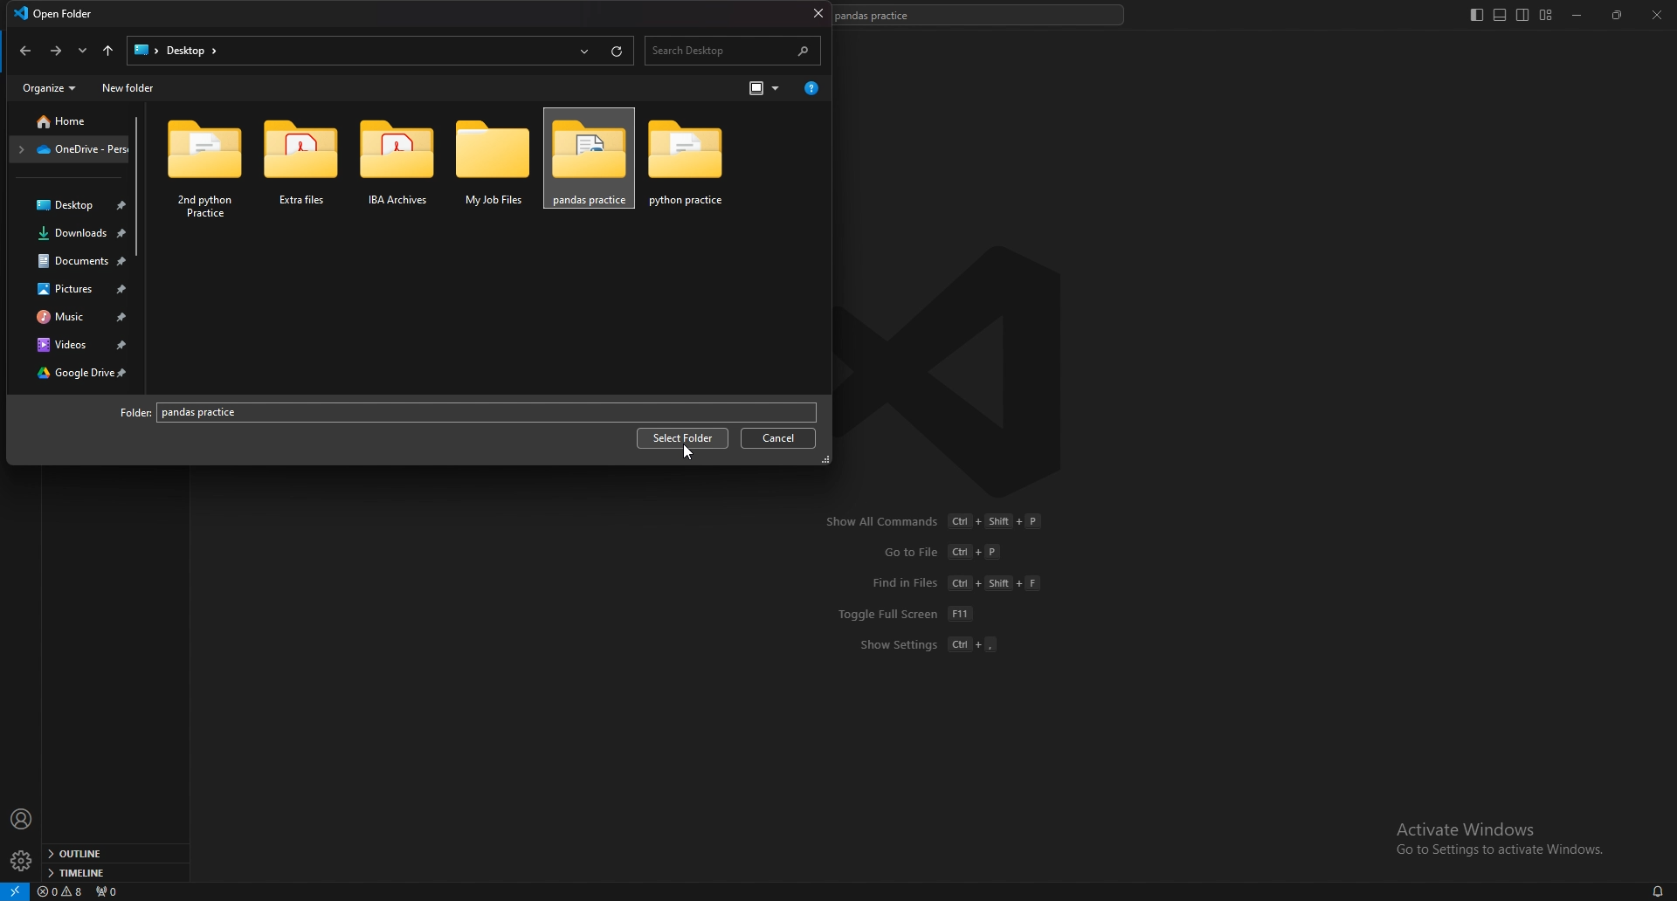 The image size is (1677, 901). What do you see at coordinates (106, 890) in the screenshot?
I see `ports forwarded` at bounding box center [106, 890].